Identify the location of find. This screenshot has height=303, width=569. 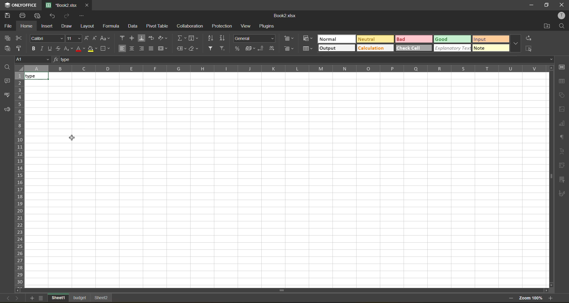
(562, 25).